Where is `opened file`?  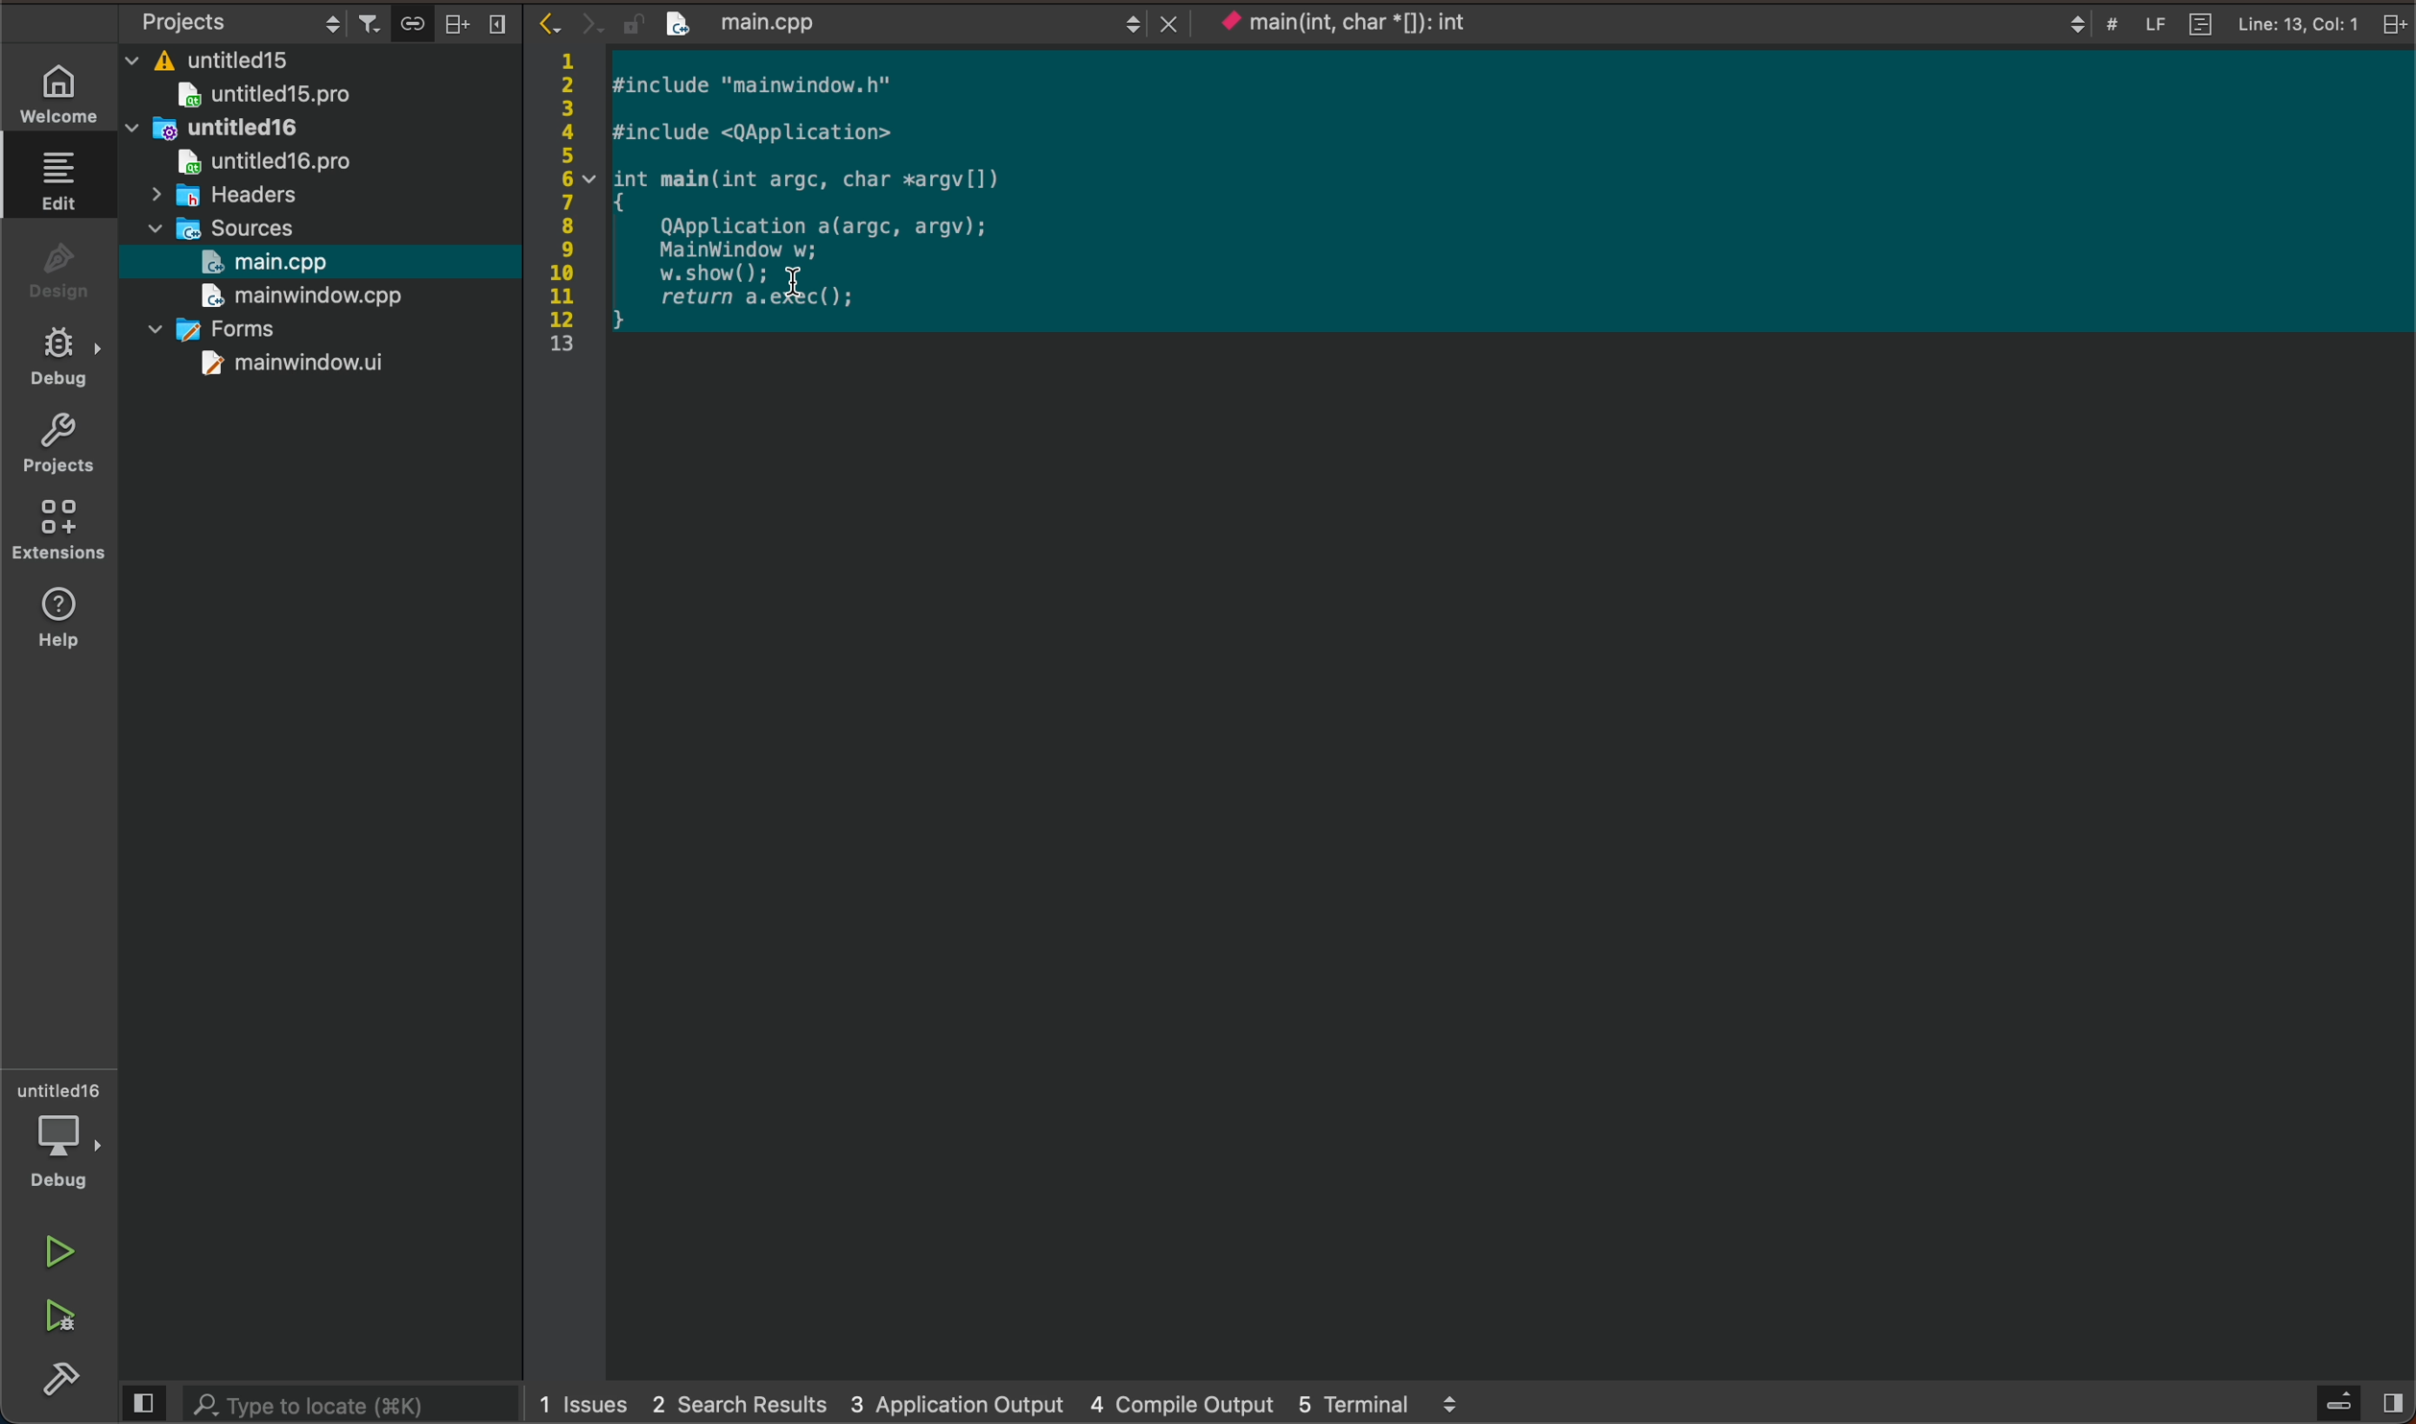
opened file is located at coordinates (915, 23).